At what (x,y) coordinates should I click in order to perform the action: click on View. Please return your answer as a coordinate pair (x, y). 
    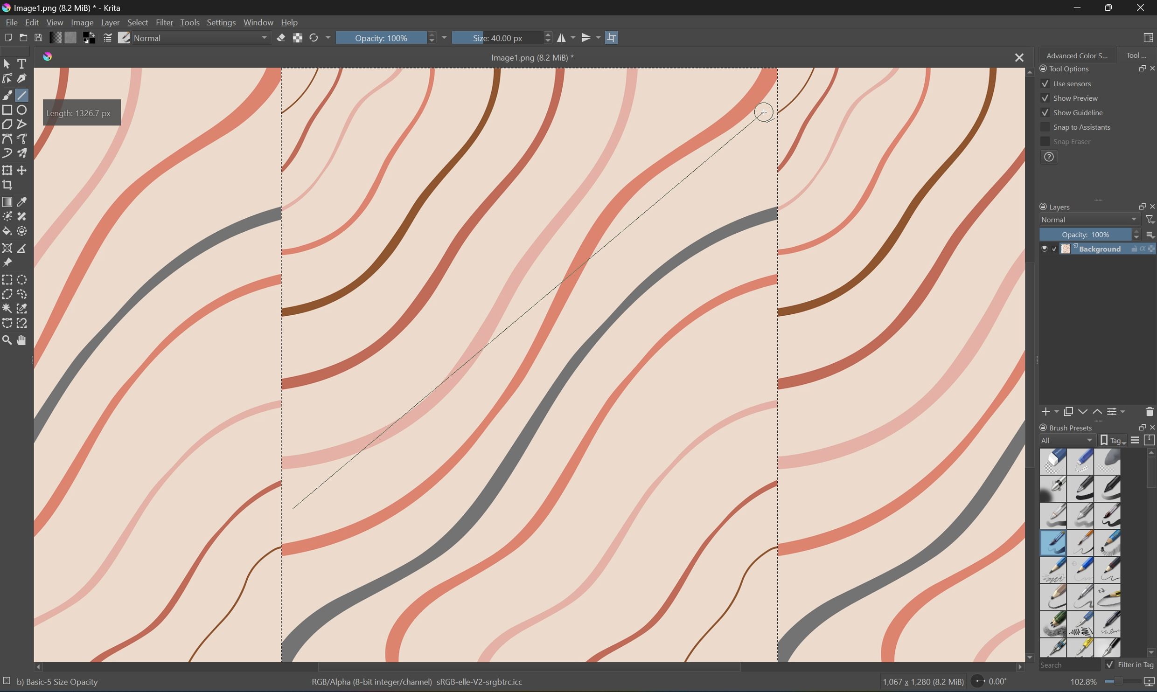
    Looking at the image, I should click on (54, 22).